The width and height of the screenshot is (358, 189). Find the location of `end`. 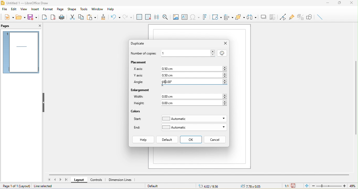

end is located at coordinates (139, 127).